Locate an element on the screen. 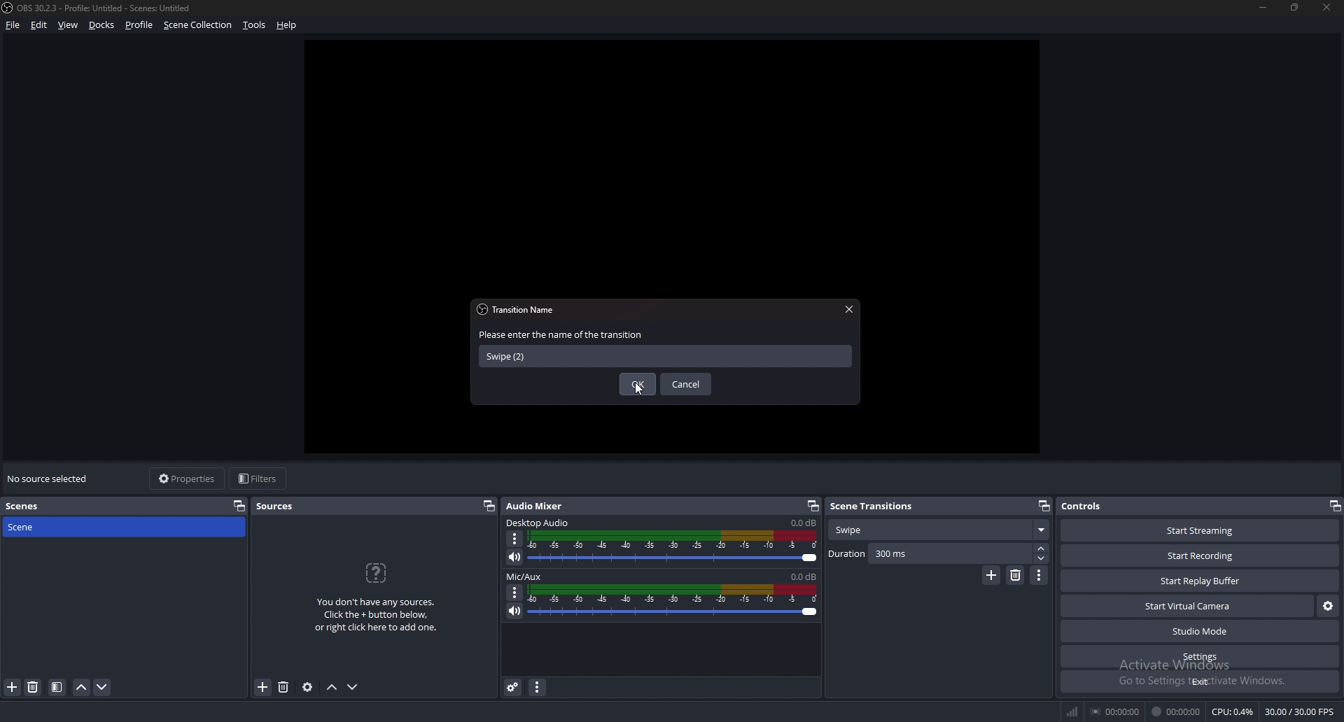 Image resolution: width=1344 pixels, height=722 pixels. desktop audio is located at coordinates (538, 522).